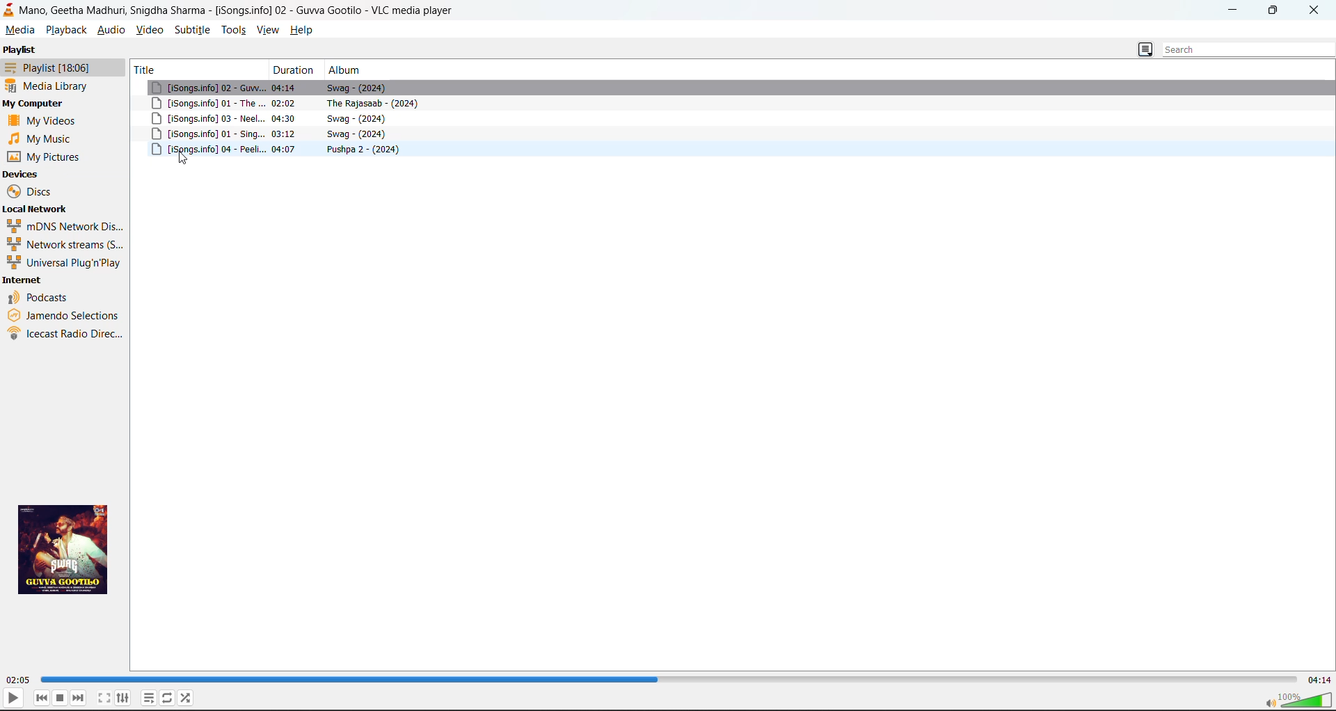  I want to click on icecast, so click(67, 335).